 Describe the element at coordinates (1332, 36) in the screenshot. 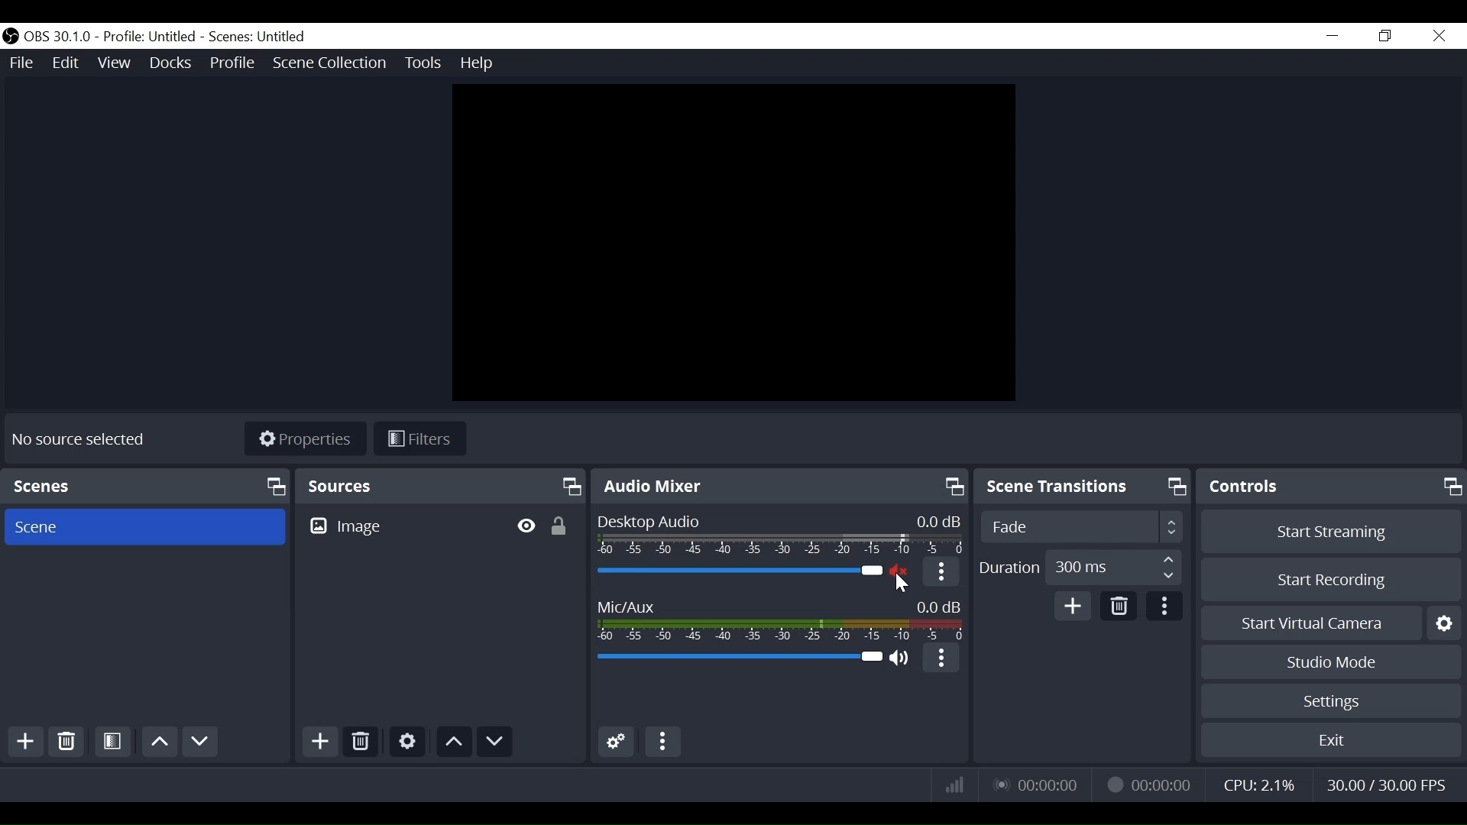

I see `minimize` at that location.